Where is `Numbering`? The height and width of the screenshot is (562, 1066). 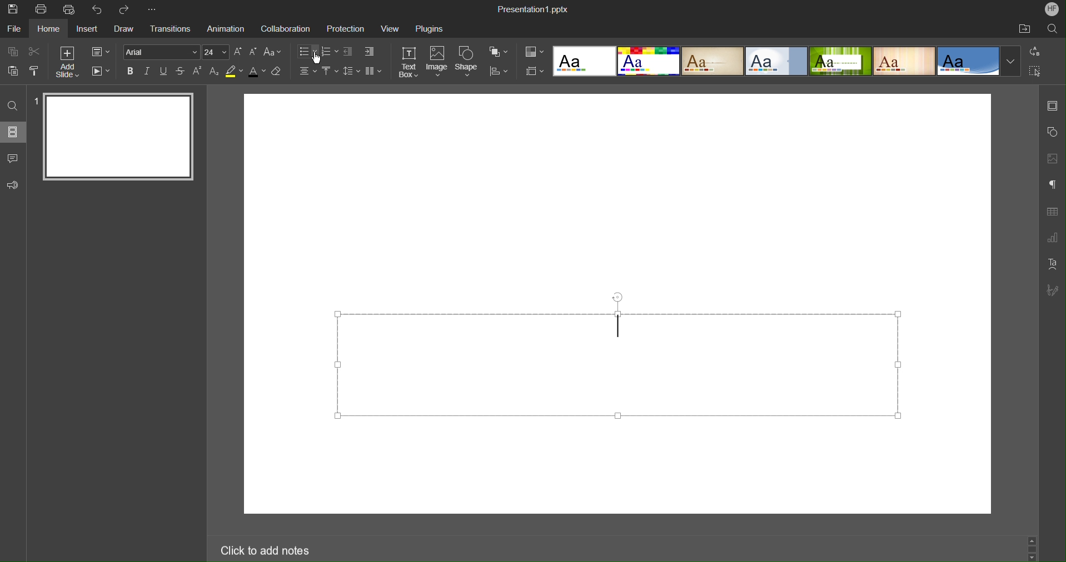 Numbering is located at coordinates (329, 52).